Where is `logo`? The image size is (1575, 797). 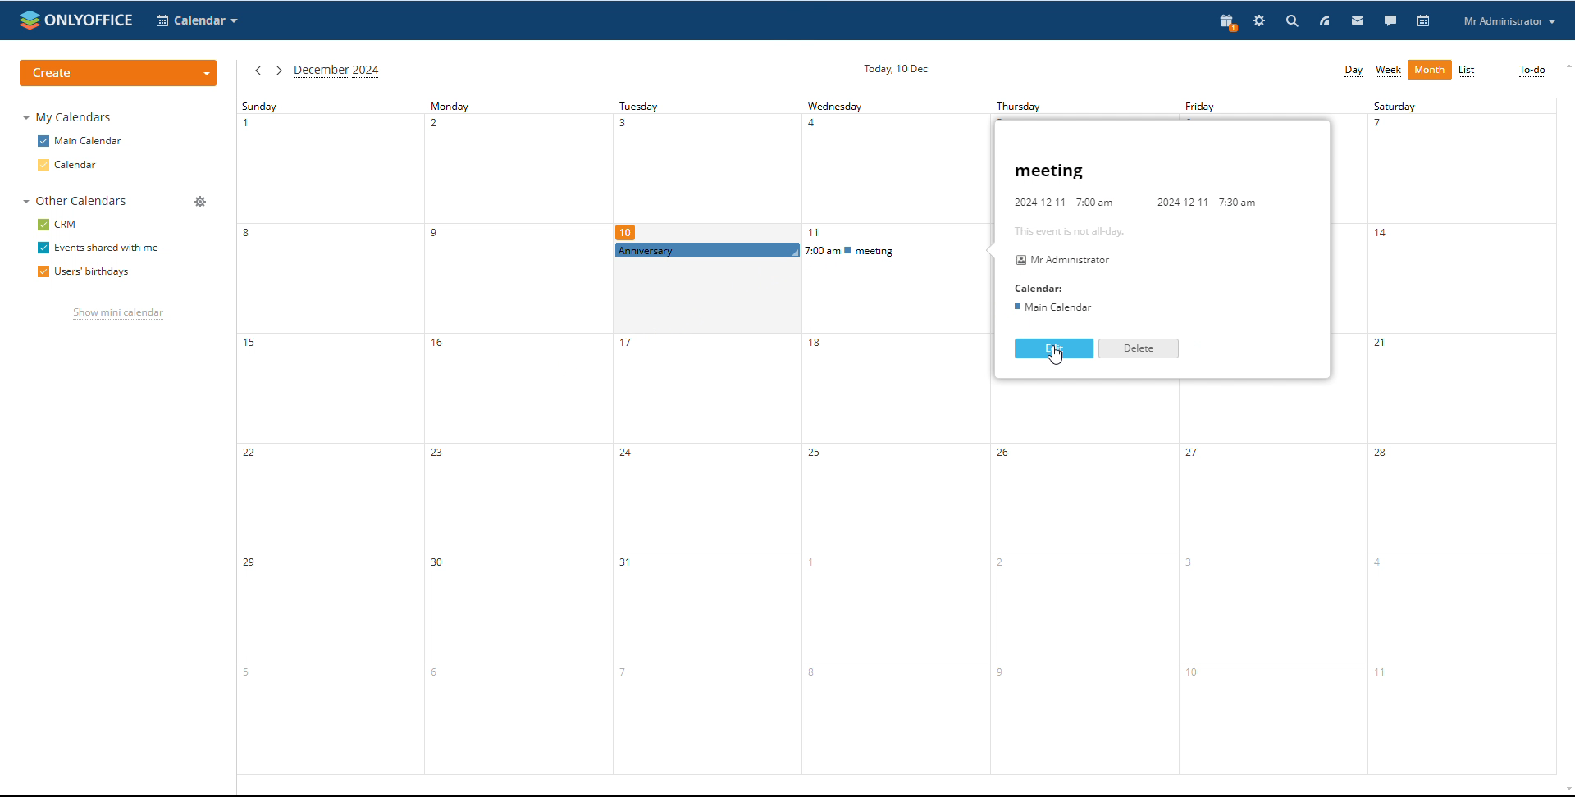 logo is located at coordinates (75, 20).